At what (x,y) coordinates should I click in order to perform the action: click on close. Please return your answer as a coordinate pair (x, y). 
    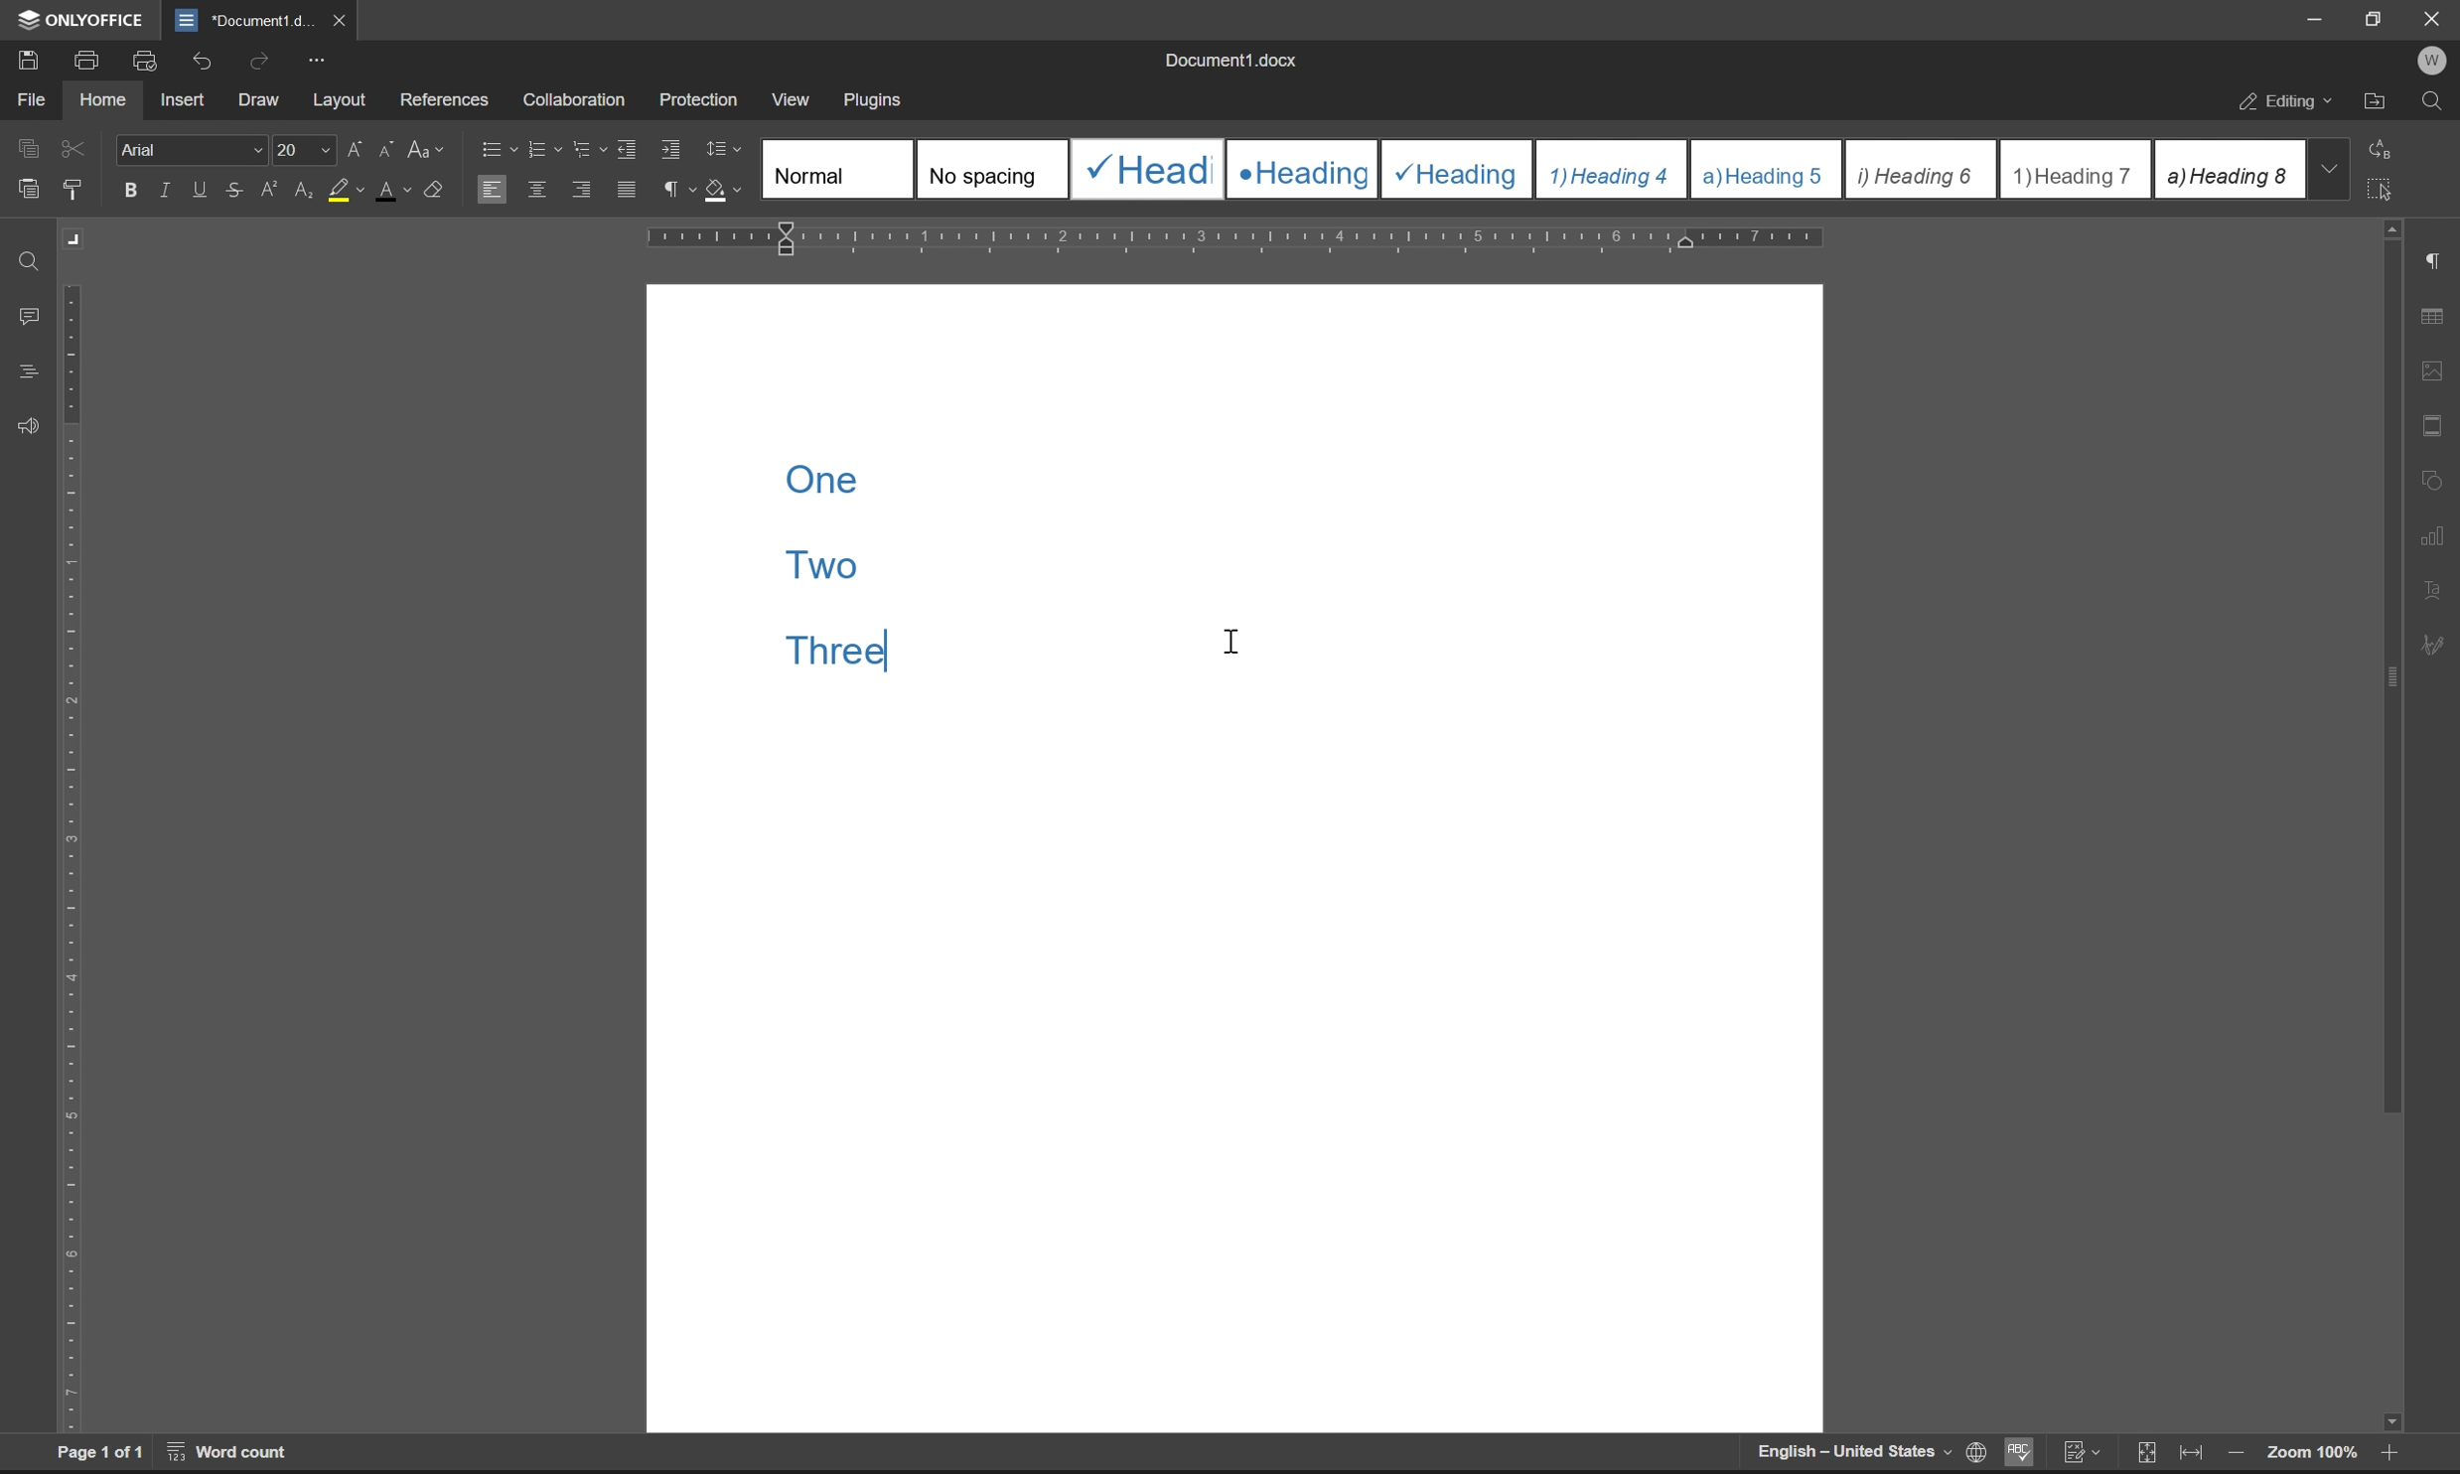
    Looking at the image, I should click on (337, 19).